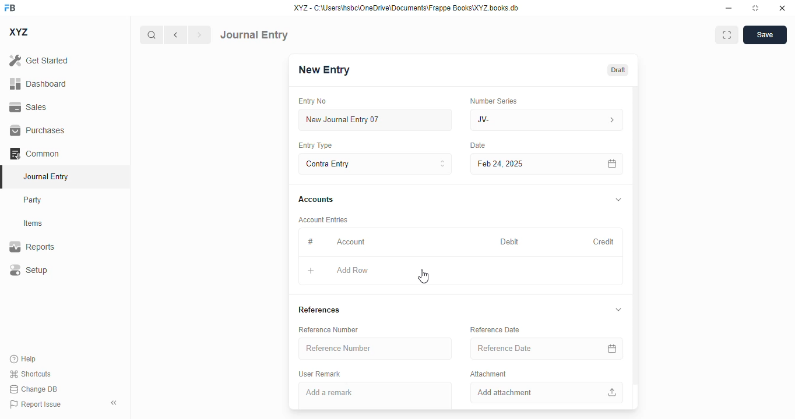 Image resolution: width=795 pixels, height=419 pixels. I want to click on cursor, so click(424, 276).